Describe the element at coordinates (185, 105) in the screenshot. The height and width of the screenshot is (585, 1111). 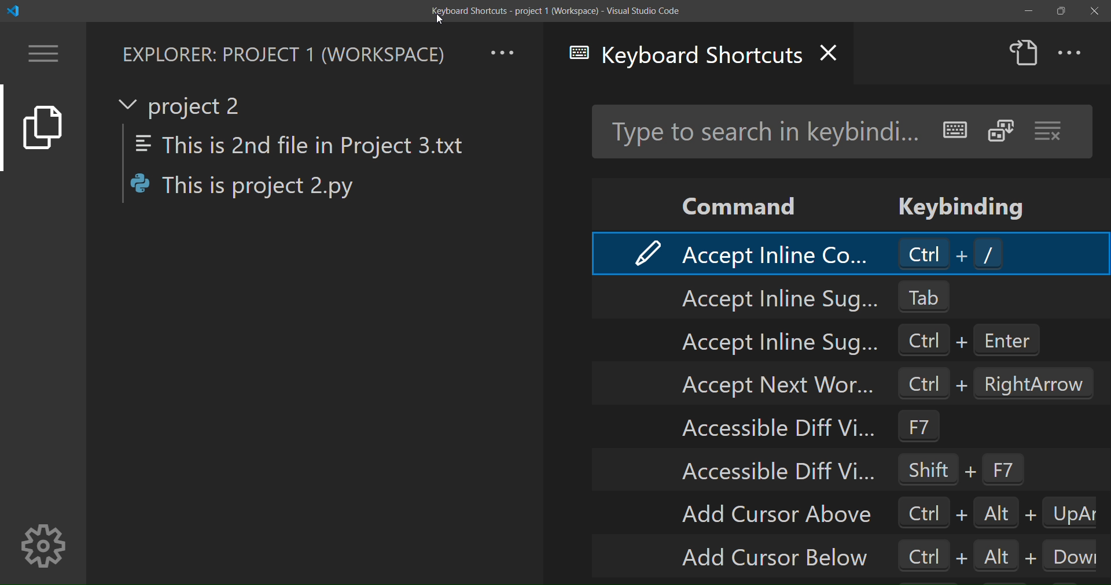
I see `current project` at that location.